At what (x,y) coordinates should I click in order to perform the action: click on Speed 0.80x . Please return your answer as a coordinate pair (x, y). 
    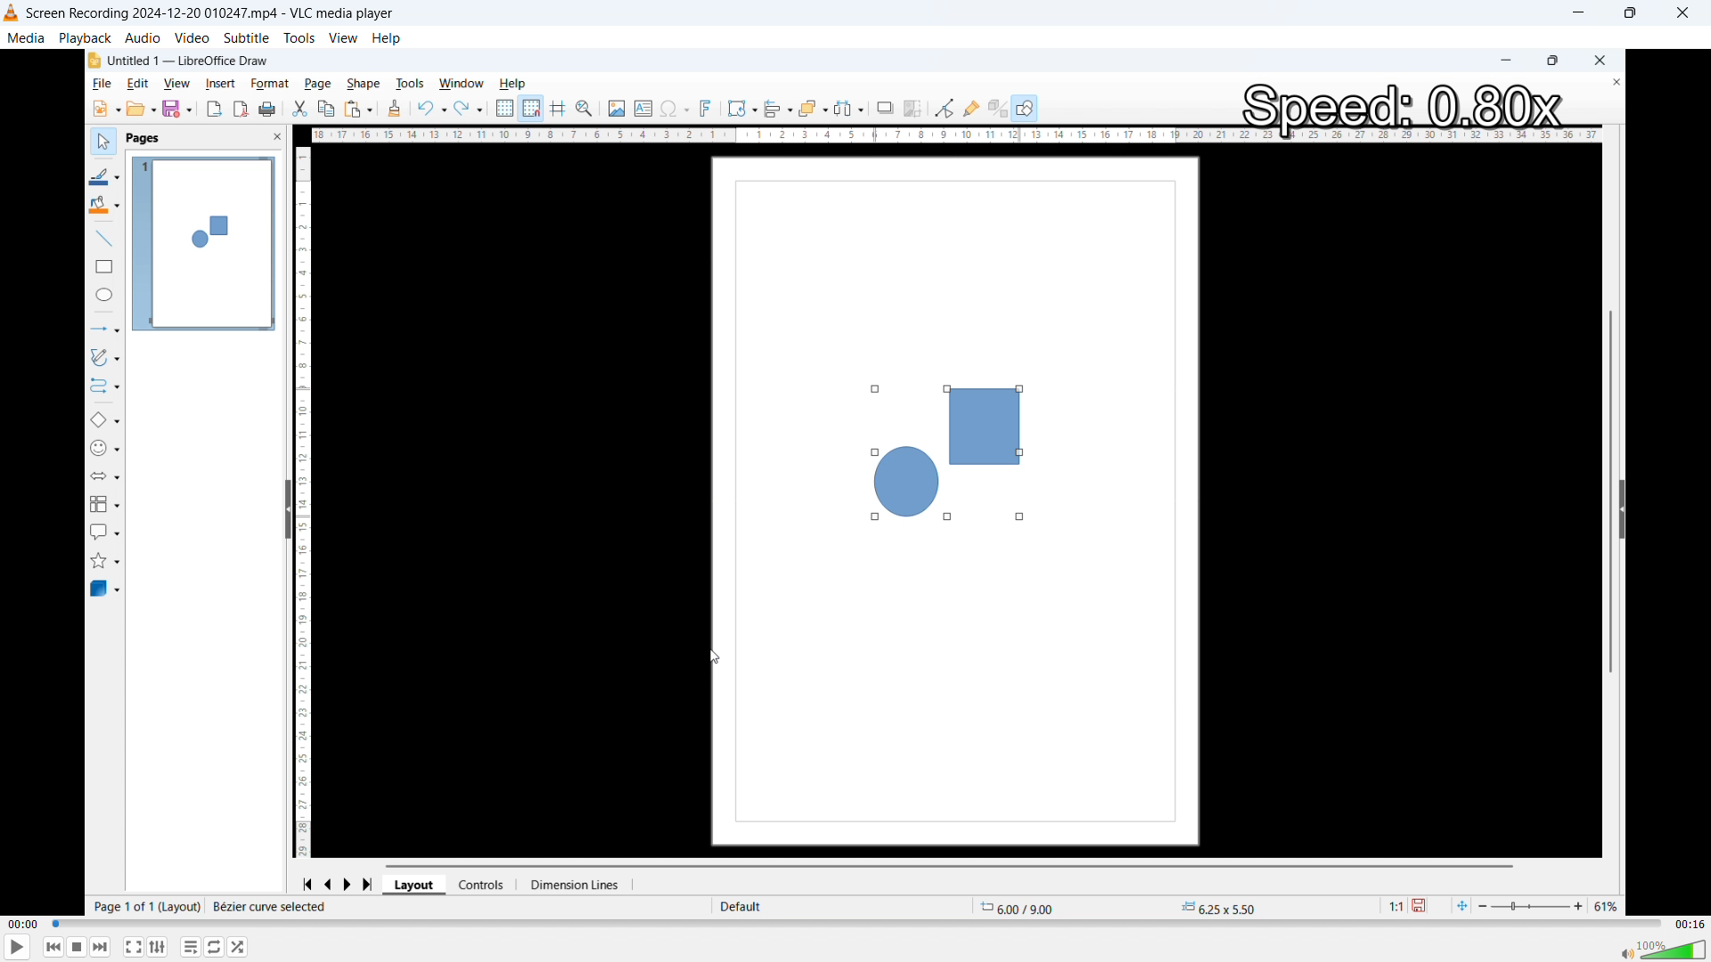
    Looking at the image, I should click on (1403, 106).